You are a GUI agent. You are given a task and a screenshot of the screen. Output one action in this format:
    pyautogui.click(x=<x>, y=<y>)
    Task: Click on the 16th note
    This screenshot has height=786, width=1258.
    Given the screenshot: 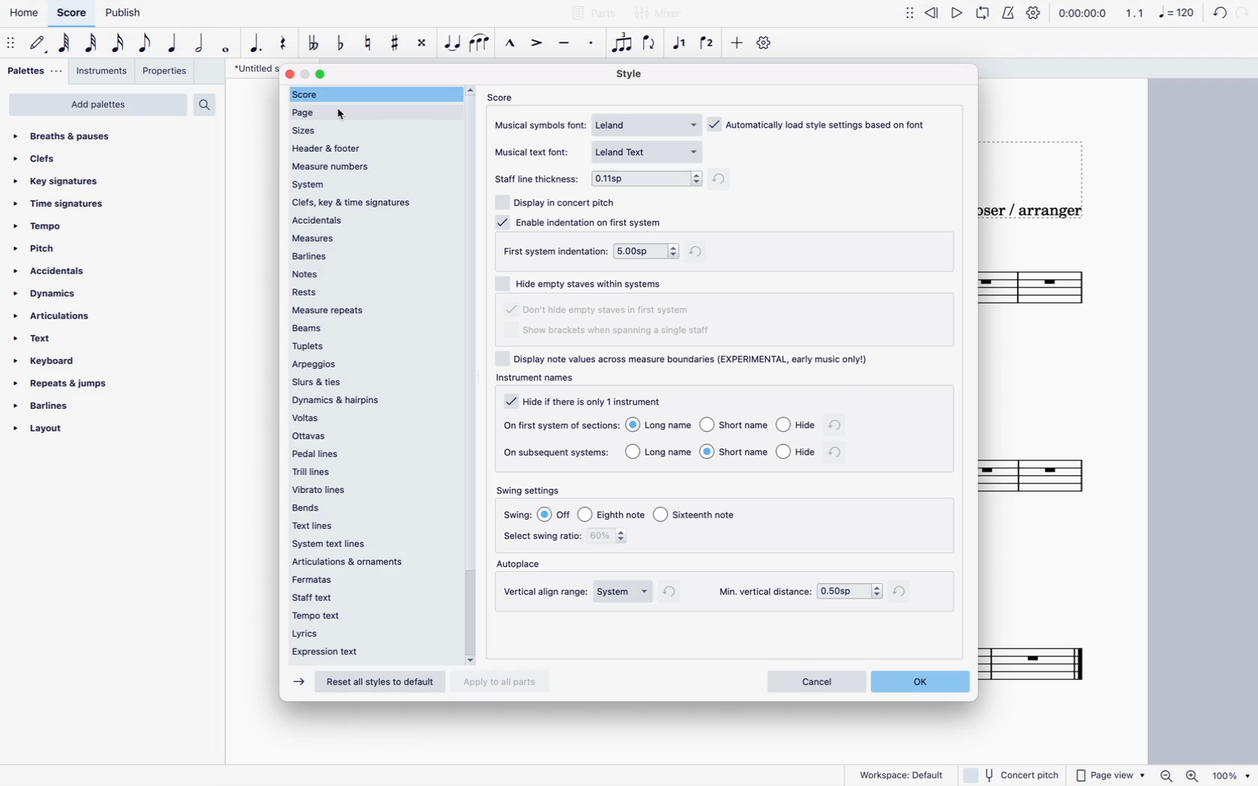 What is the action you would take?
    pyautogui.click(x=117, y=45)
    